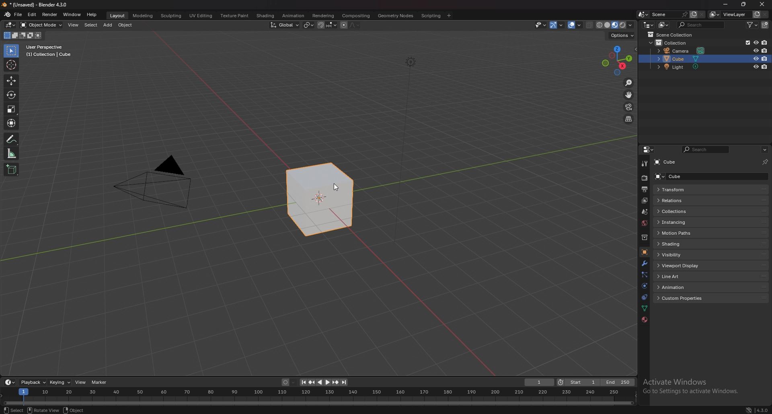 Image resolution: width=772 pixels, height=414 pixels. I want to click on visibility, so click(680, 254).